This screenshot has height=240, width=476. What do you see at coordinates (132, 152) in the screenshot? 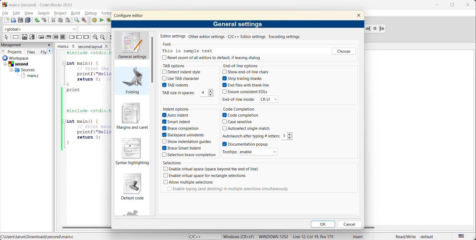
I see `syntax highlighting` at bounding box center [132, 152].